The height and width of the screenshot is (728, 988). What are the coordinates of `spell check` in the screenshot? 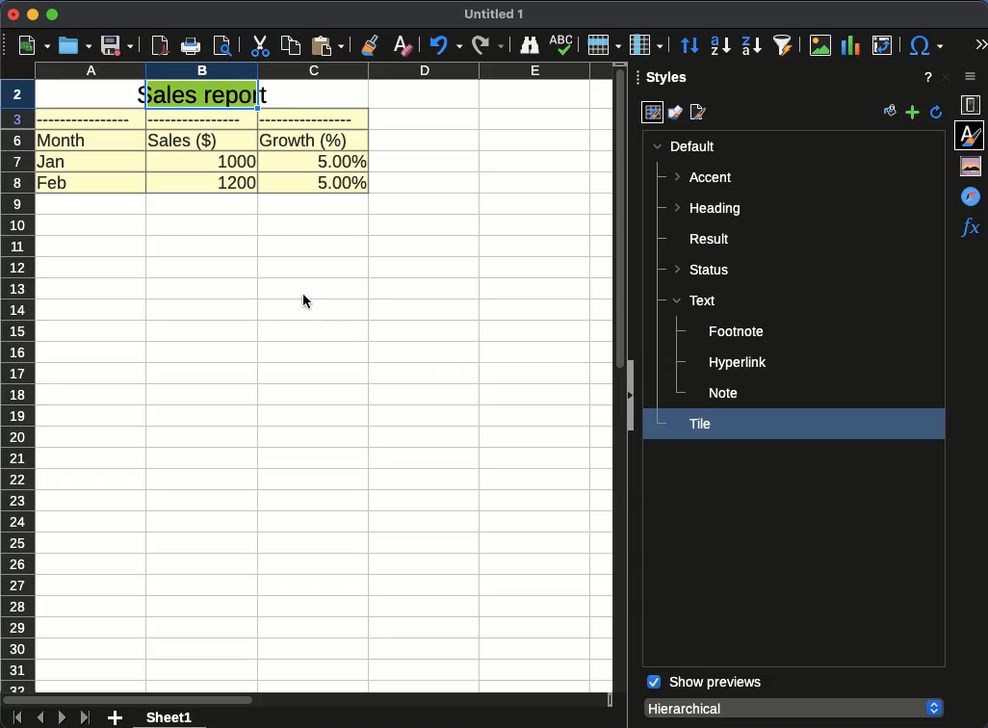 It's located at (560, 44).